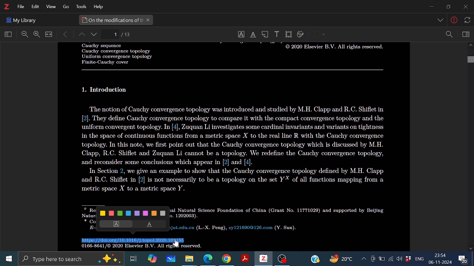  I want to click on Tools, so click(80, 7).